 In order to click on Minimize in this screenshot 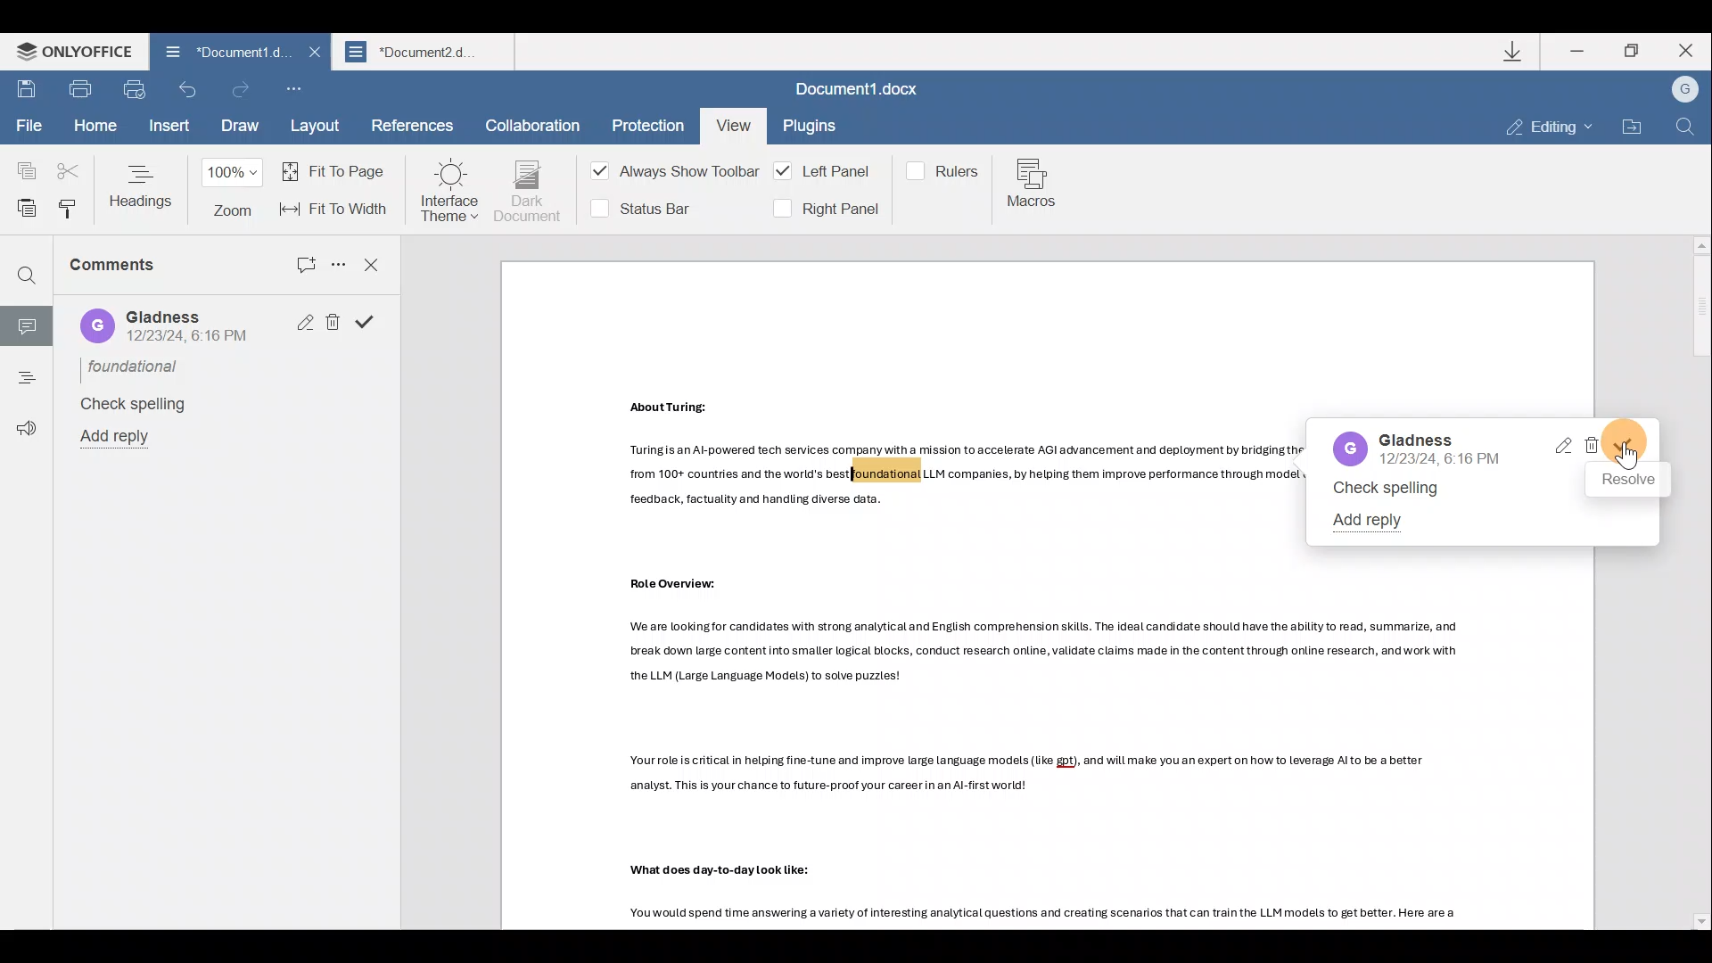, I will do `click(1579, 50)`.